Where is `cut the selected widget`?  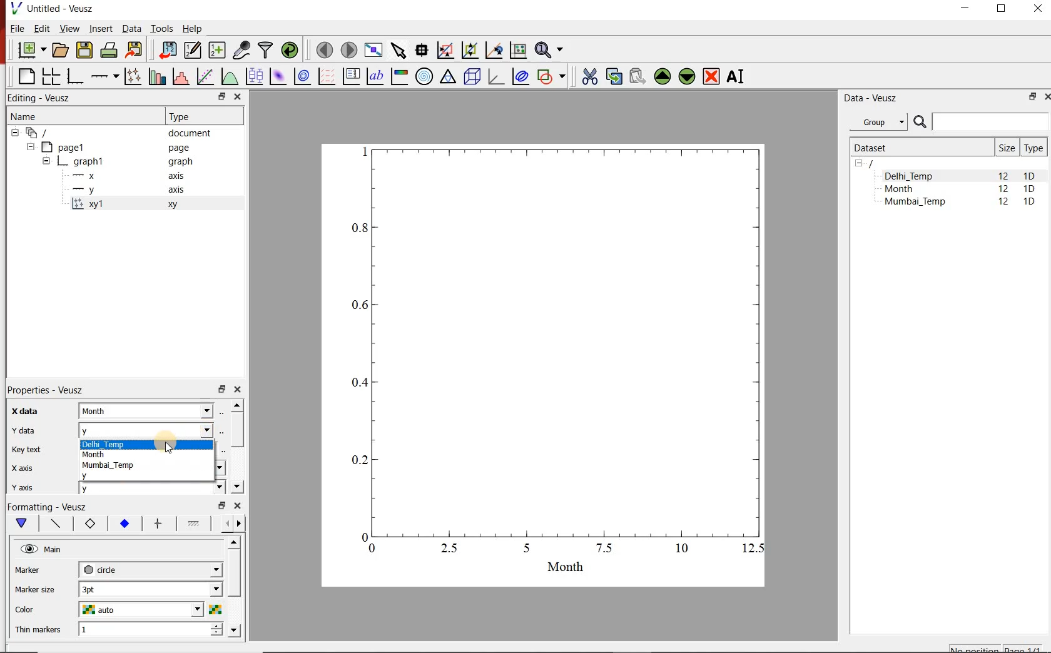
cut the selected widget is located at coordinates (589, 76).